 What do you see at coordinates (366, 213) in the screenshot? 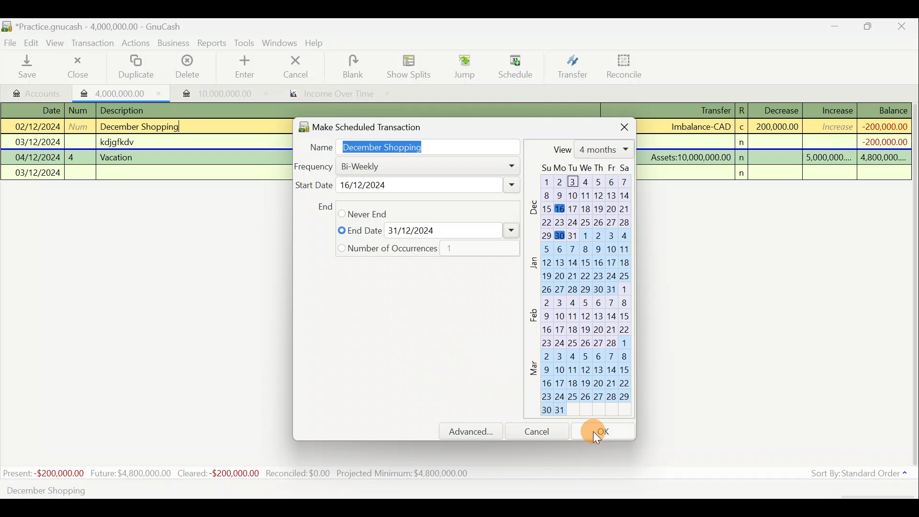
I see `Monthly` at bounding box center [366, 213].